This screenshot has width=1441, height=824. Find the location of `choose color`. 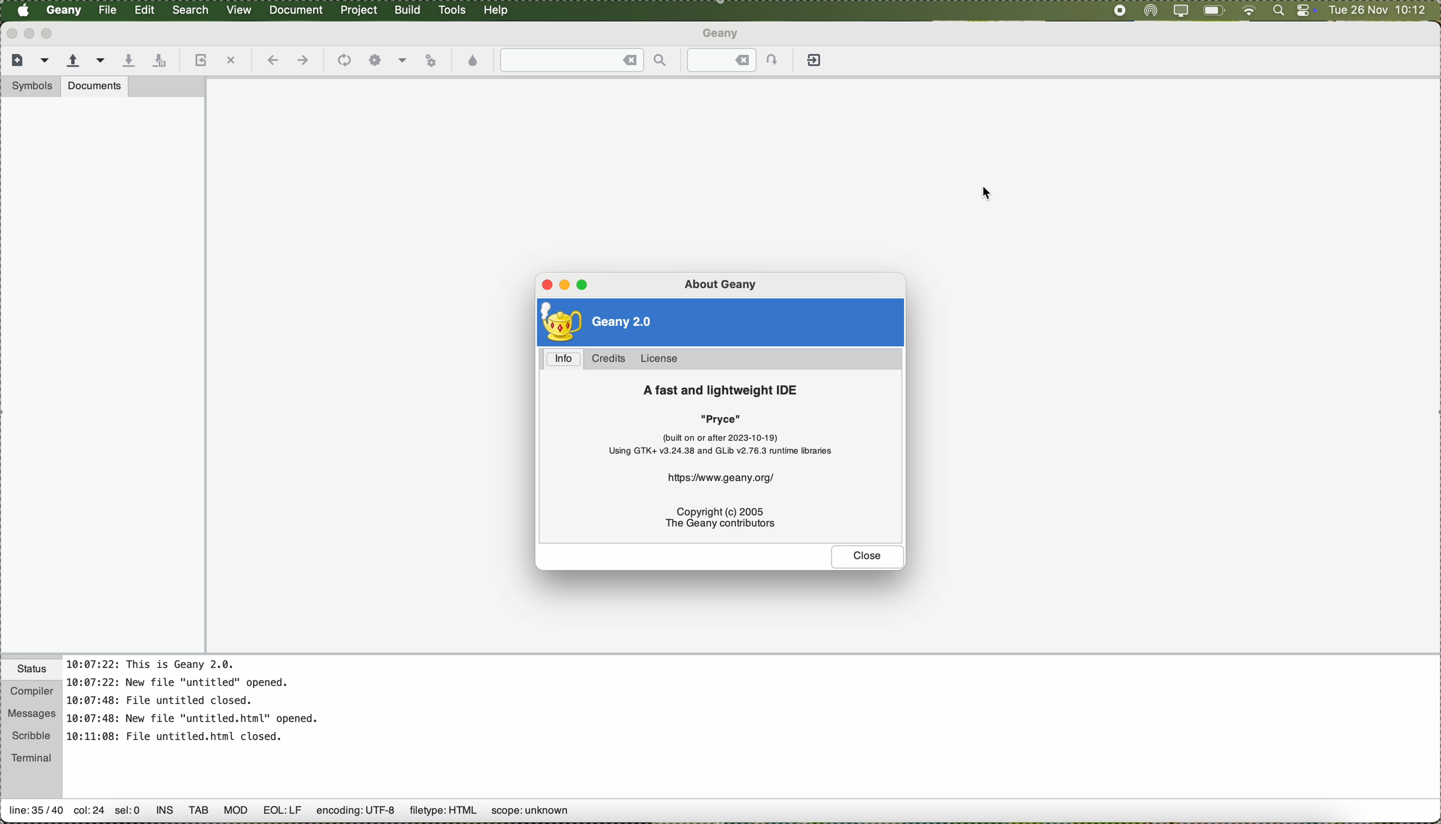

choose color is located at coordinates (474, 61).